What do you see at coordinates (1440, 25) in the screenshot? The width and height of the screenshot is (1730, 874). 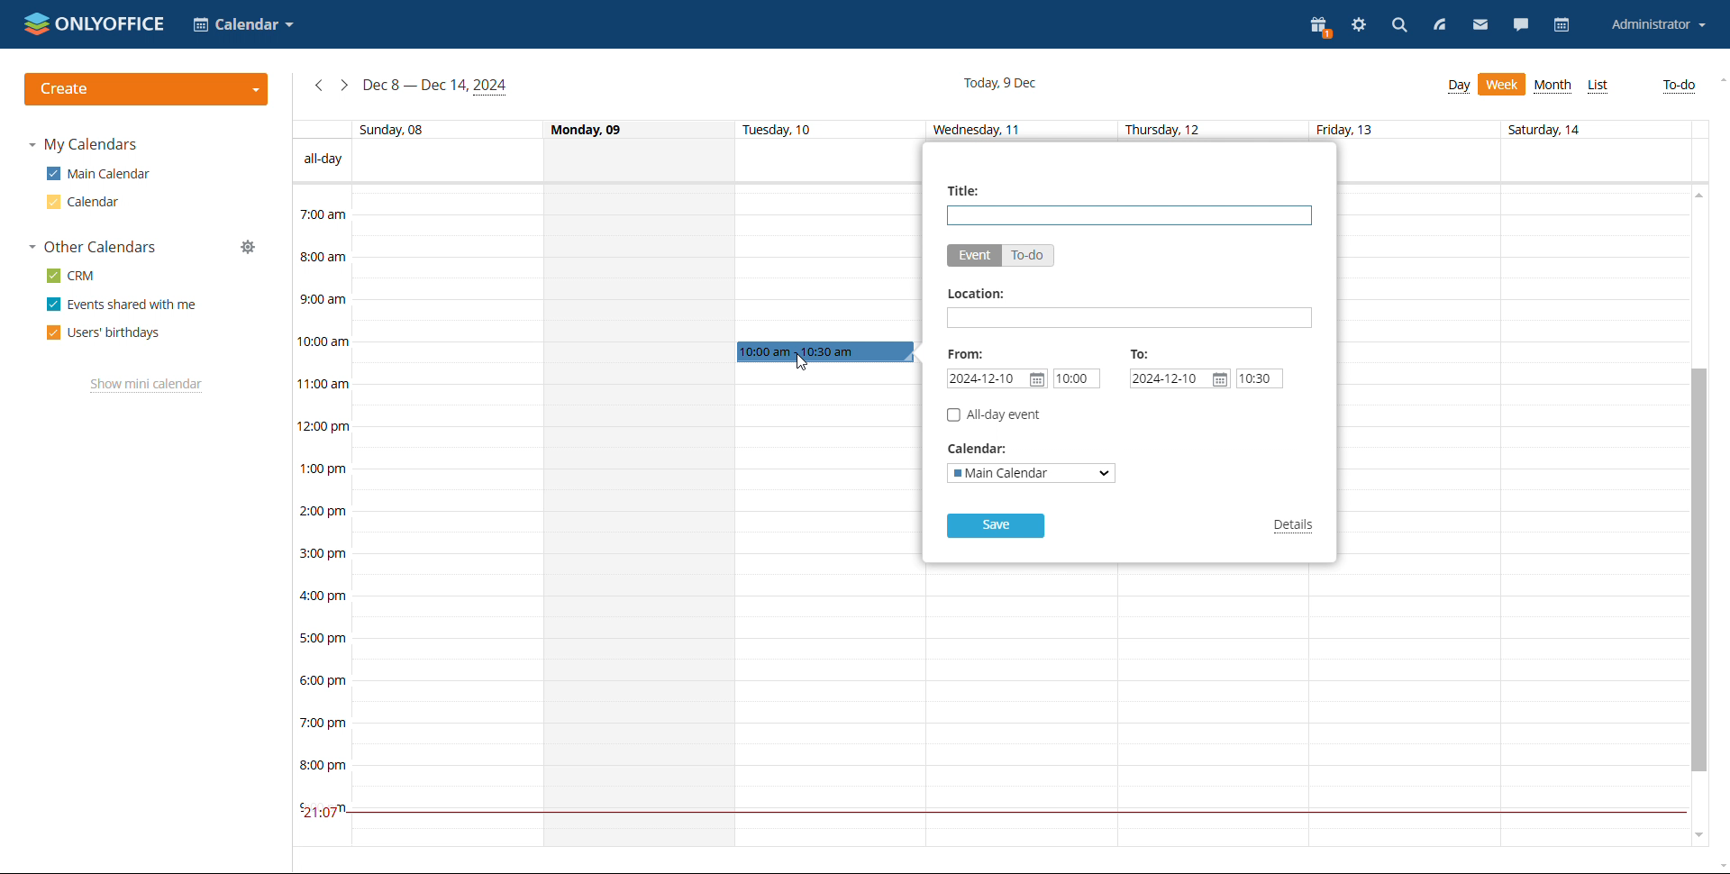 I see `feed` at bounding box center [1440, 25].